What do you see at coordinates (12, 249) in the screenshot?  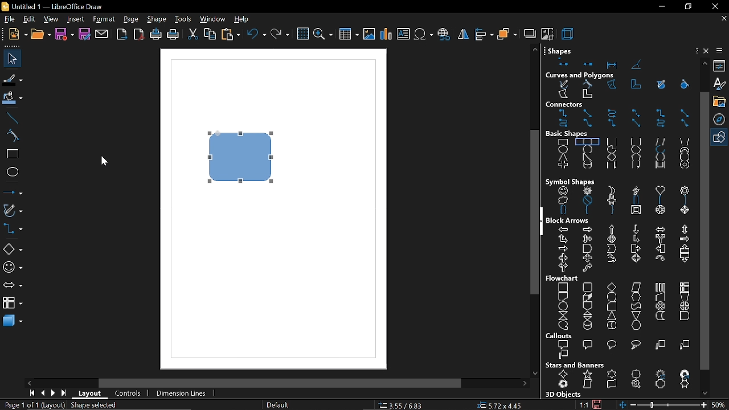 I see `basic shapes` at bounding box center [12, 249].